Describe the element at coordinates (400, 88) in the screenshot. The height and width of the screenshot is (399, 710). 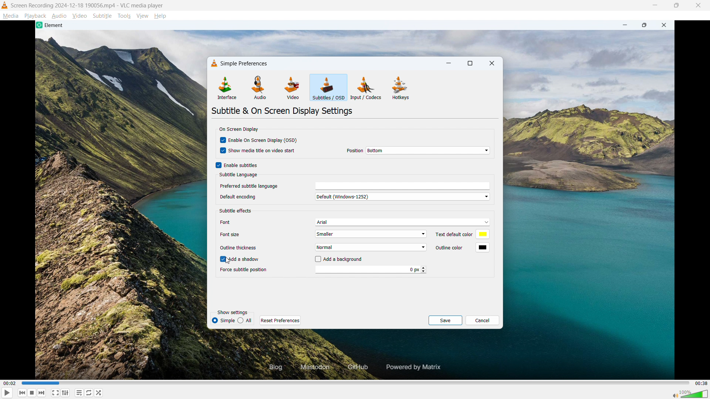
I see `Hot keys ` at that location.